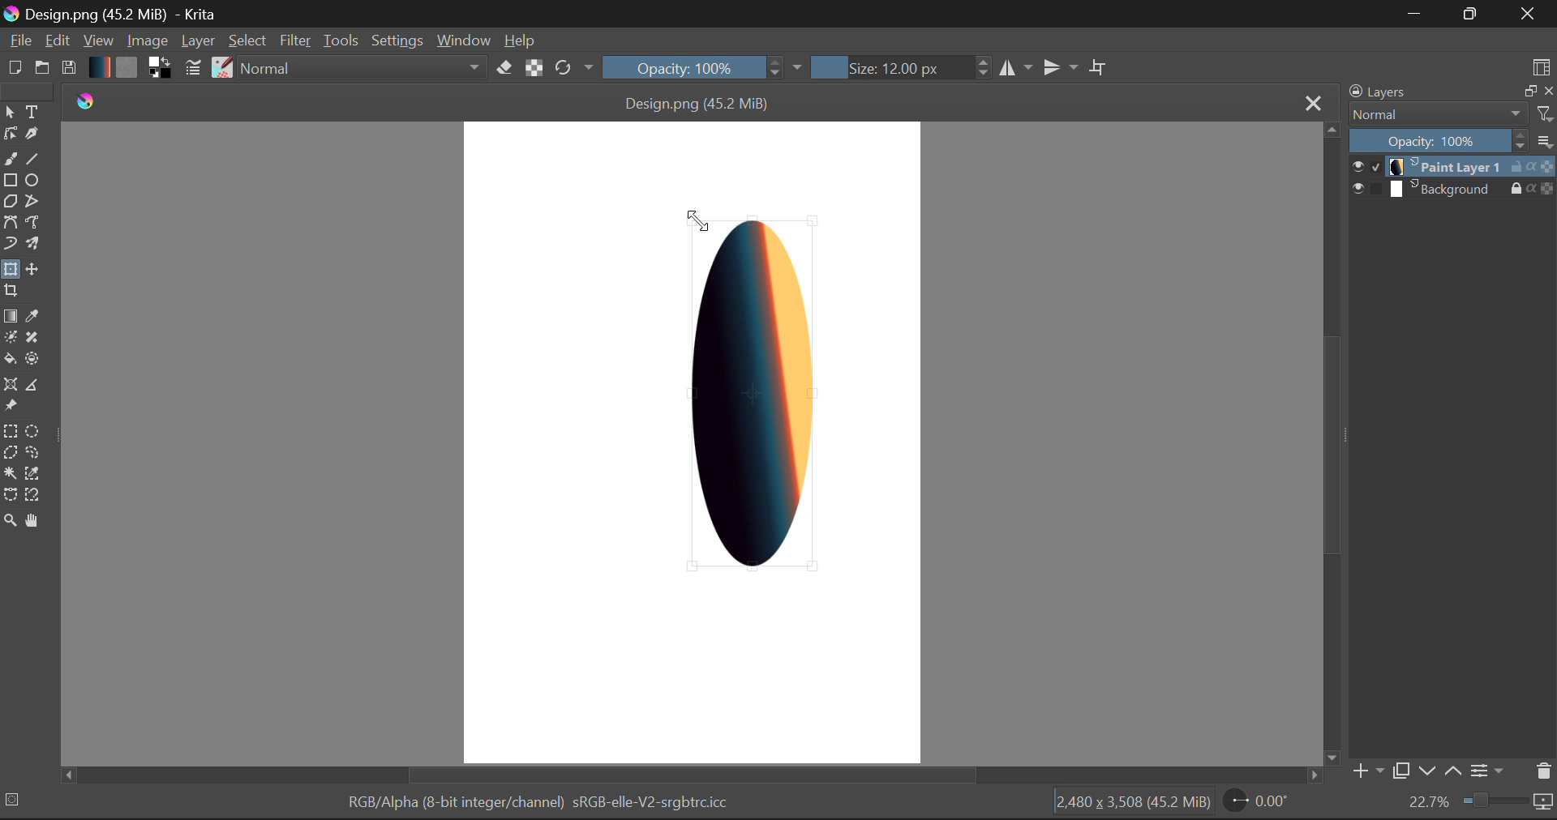  I want to click on Enclose and Fill, so click(31, 359).